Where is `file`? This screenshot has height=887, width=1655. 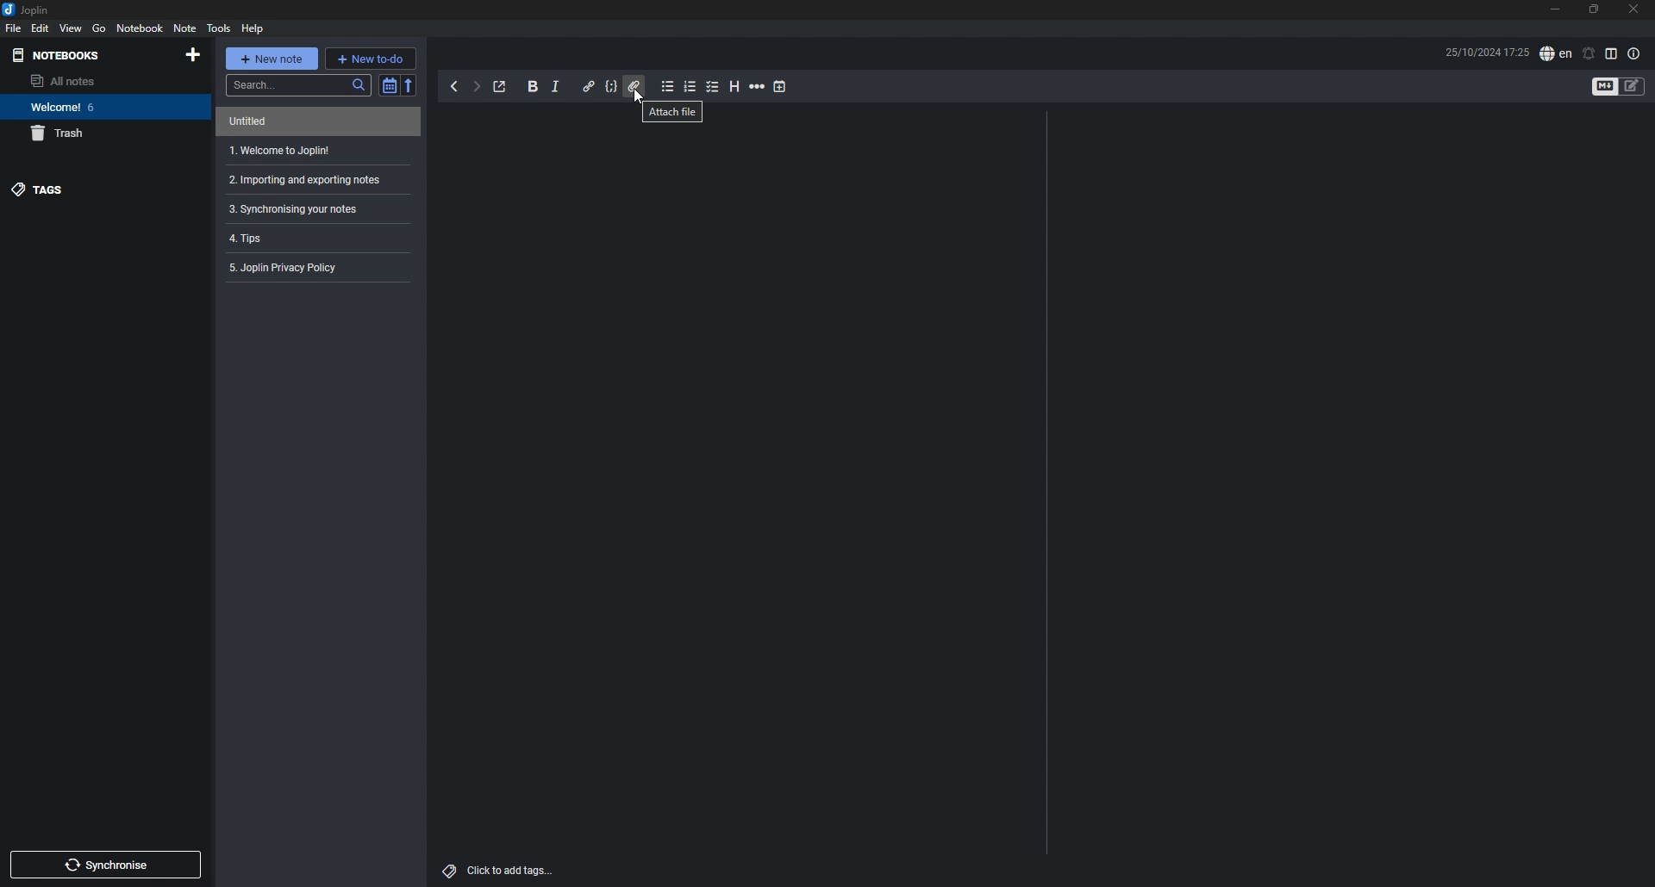
file is located at coordinates (13, 28).